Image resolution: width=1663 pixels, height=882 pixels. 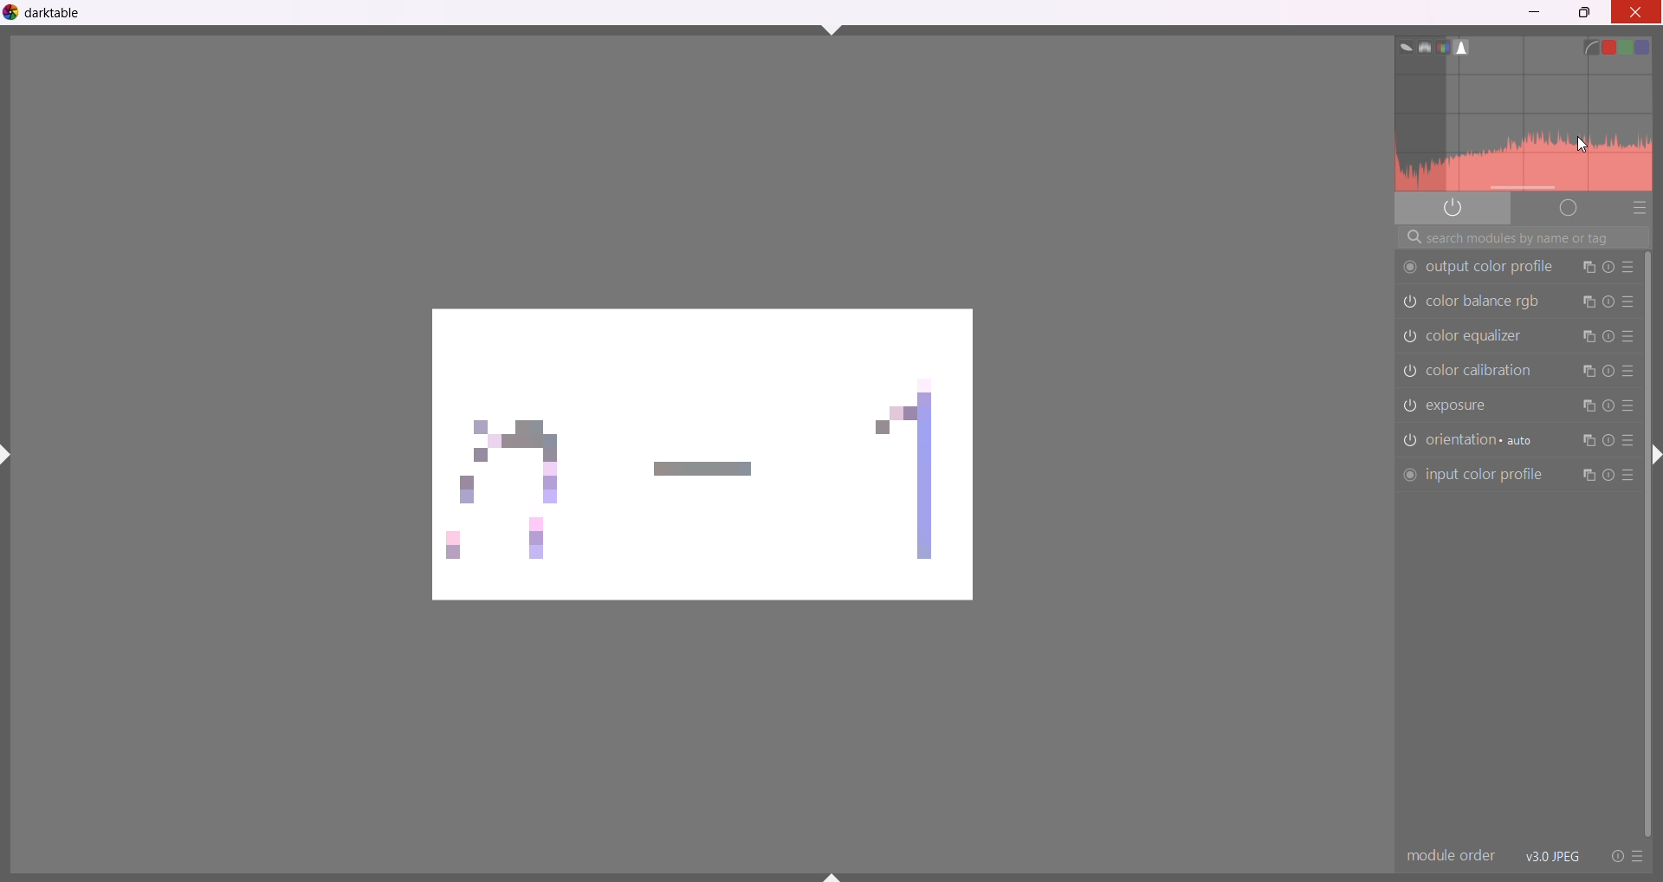 I want to click on vertical scroll bar, so click(x=1648, y=542).